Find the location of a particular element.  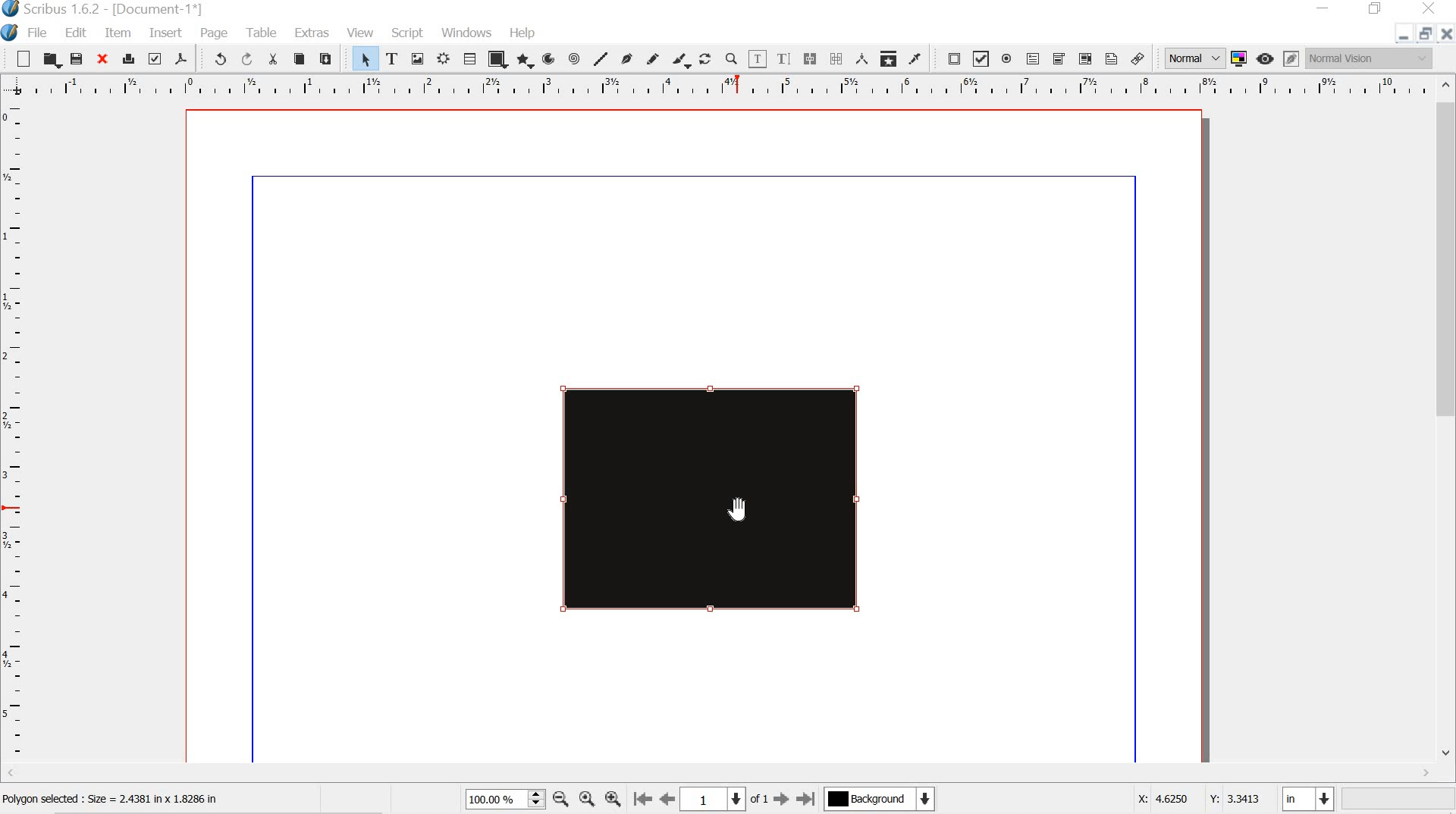

ruler is located at coordinates (14, 434).